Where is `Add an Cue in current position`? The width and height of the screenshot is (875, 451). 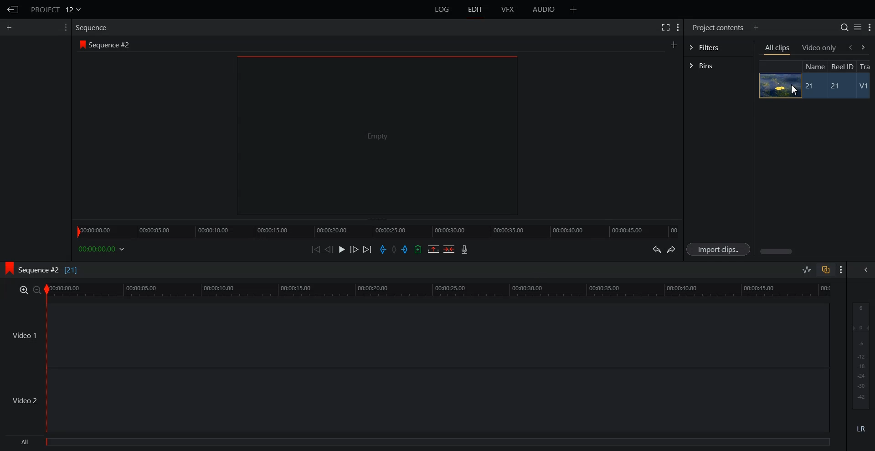 Add an Cue in current position is located at coordinates (418, 249).